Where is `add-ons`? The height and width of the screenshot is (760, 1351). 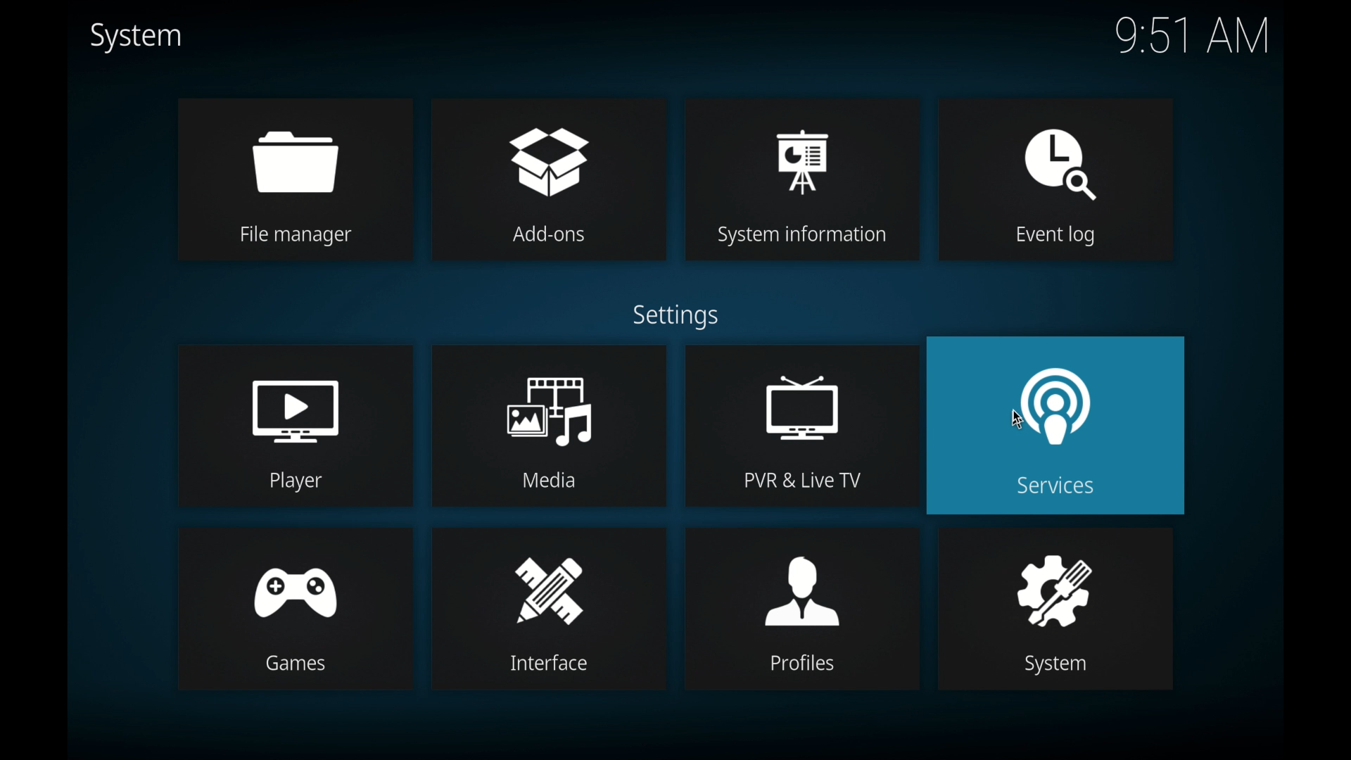
add-ons is located at coordinates (550, 179).